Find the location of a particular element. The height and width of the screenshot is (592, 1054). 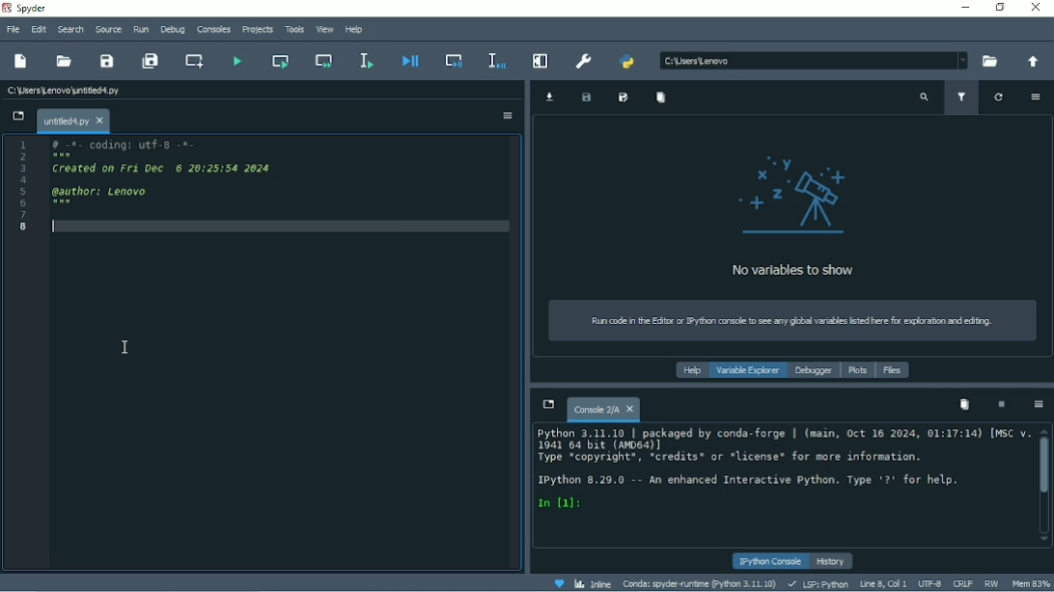

Python 3.11.10 | packaged by conda-forge | (main, Oct 16 2024,
01:17:14) (WSC v.1941 64 bat (WD64)]

Type “copyright®., “credits* or *license® for wore information.
Ipython 8.29.0 —- An enhanced Interactive Python. Type *7* for help.
In (a): is located at coordinates (777, 475).